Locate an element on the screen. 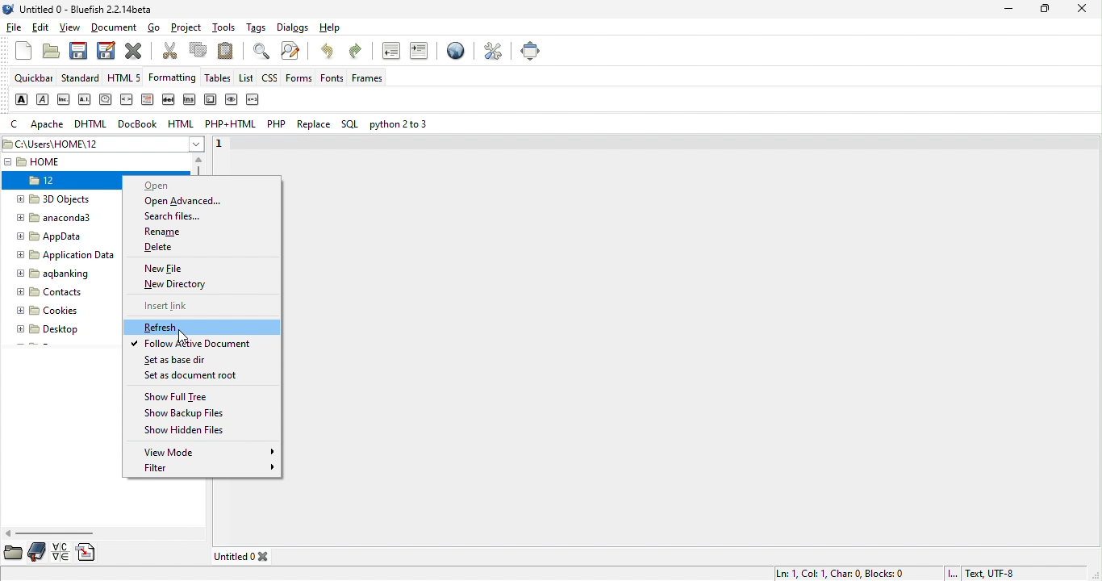  insert is located at coordinates (191, 102).